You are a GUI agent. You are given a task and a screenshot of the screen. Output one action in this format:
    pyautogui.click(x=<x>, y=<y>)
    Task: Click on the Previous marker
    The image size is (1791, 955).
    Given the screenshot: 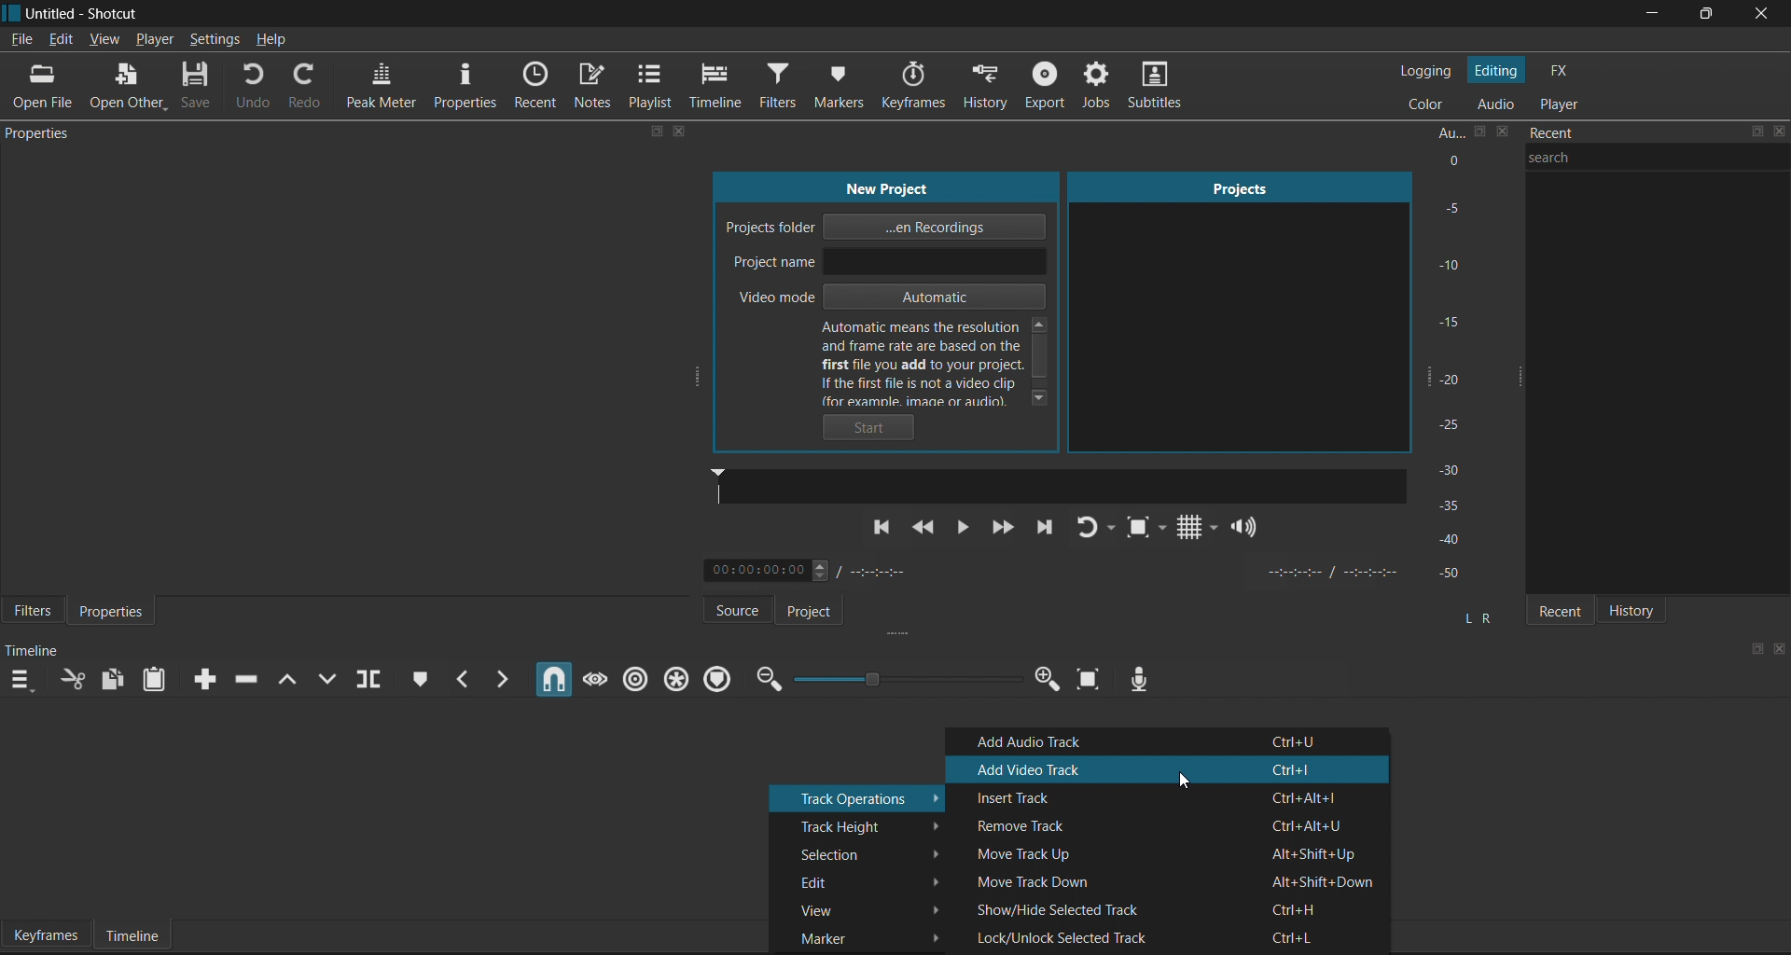 What is the action you would take?
    pyautogui.click(x=463, y=679)
    